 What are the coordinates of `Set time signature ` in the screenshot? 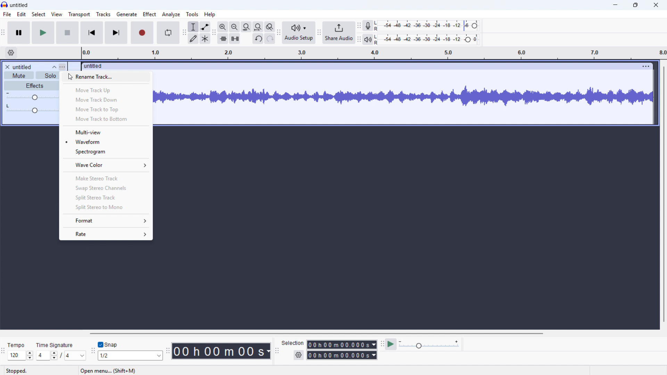 It's located at (61, 356).